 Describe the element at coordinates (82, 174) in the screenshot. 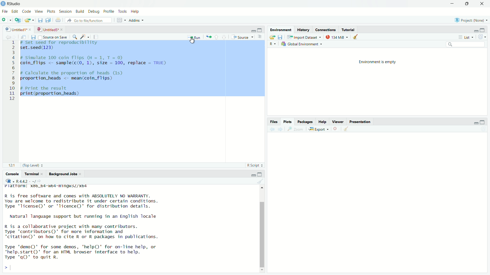

I see `close` at that location.